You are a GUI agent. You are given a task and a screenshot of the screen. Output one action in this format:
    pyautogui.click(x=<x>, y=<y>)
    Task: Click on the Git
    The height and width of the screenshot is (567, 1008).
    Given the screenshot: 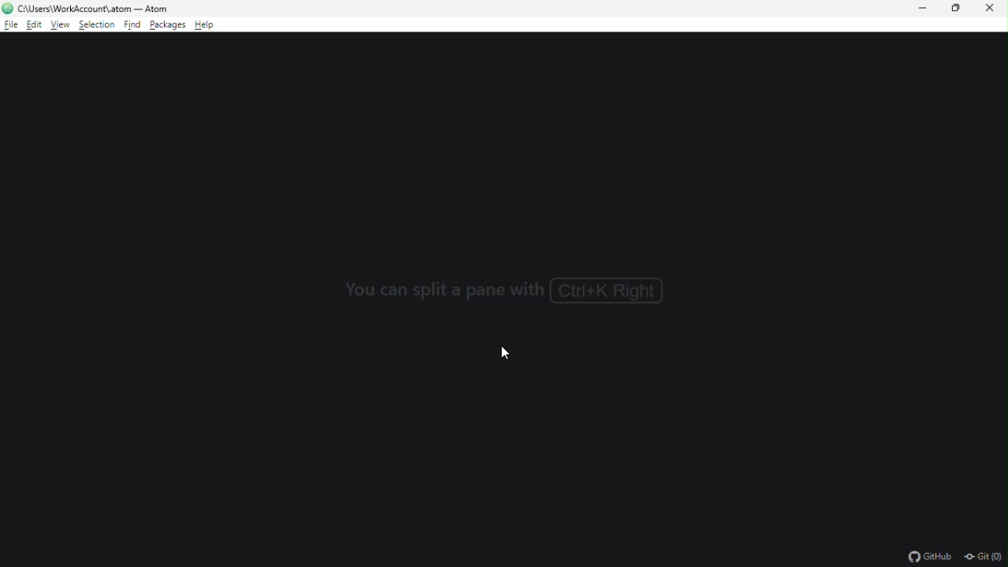 What is the action you would take?
    pyautogui.click(x=984, y=557)
    